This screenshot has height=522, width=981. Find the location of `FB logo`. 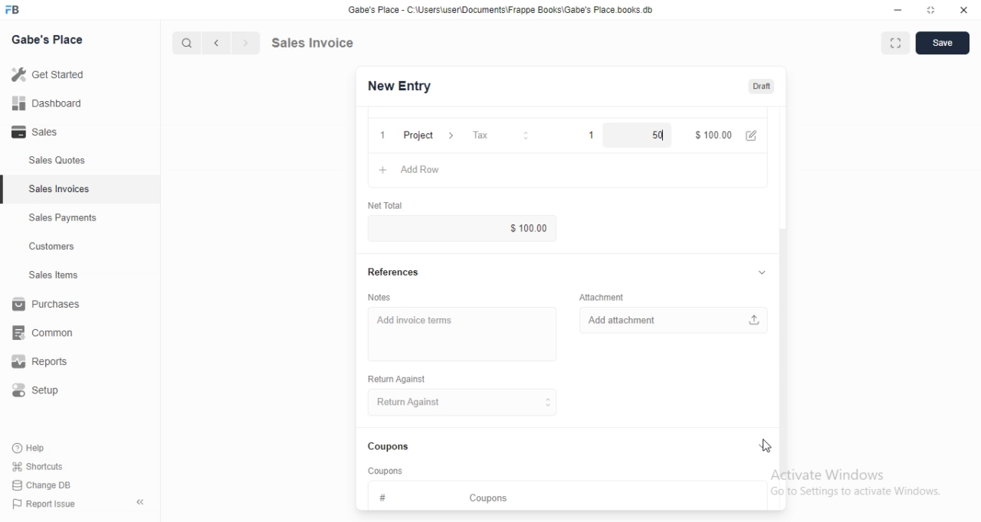

FB logo is located at coordinates (15, 10).